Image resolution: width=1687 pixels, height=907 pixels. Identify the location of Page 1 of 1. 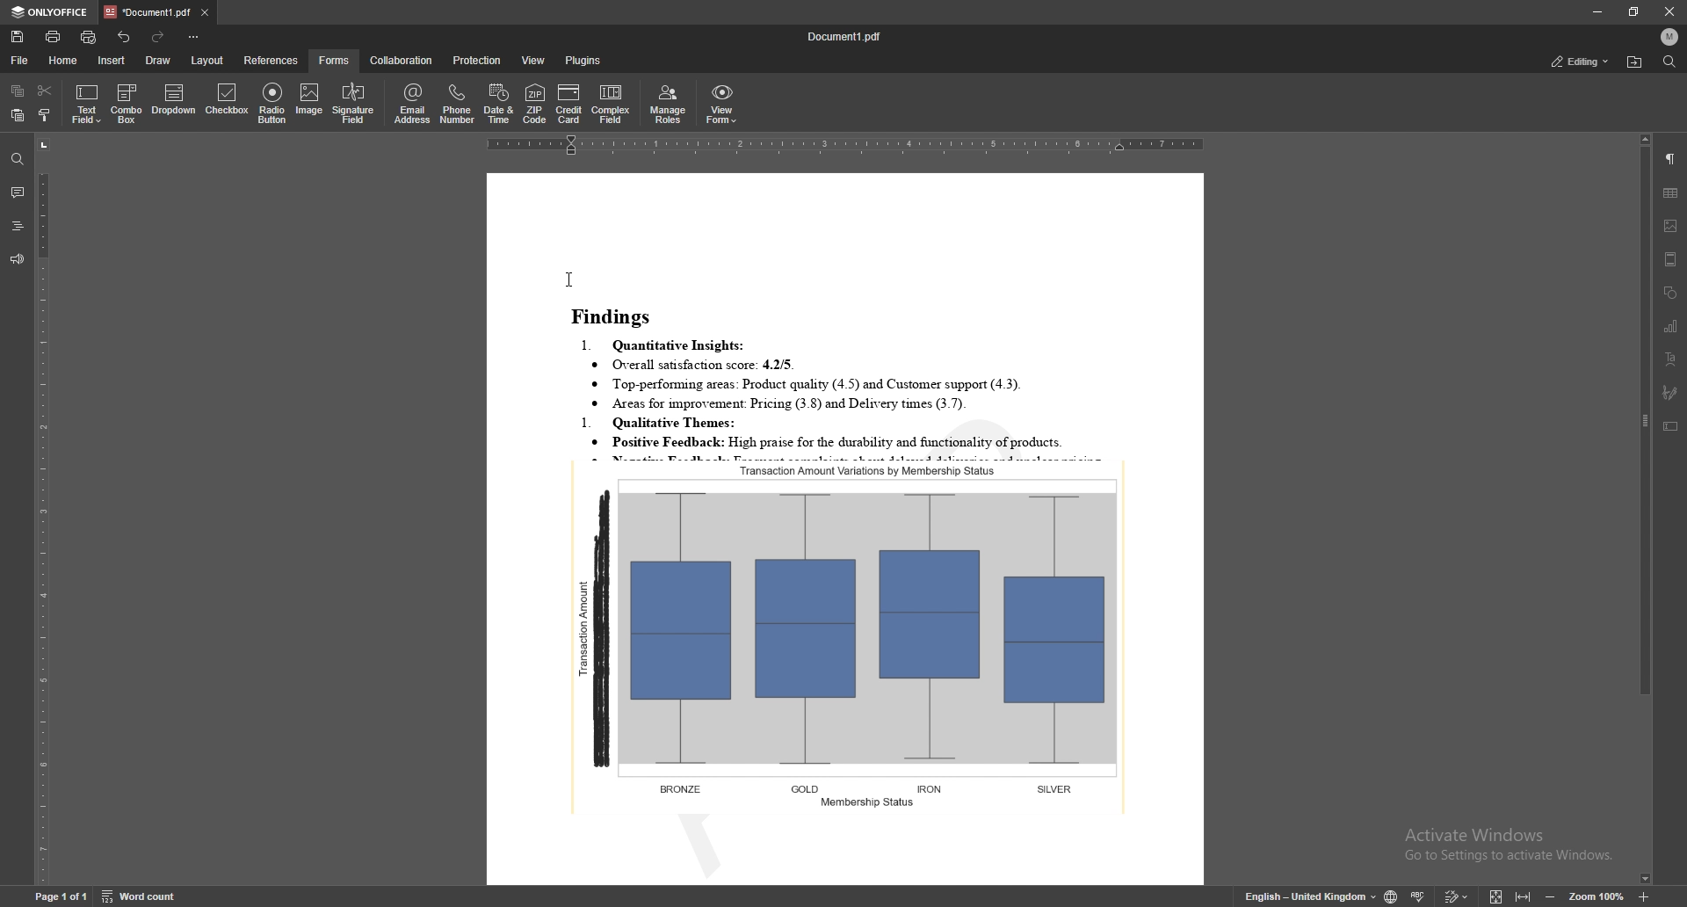
(47, 899).